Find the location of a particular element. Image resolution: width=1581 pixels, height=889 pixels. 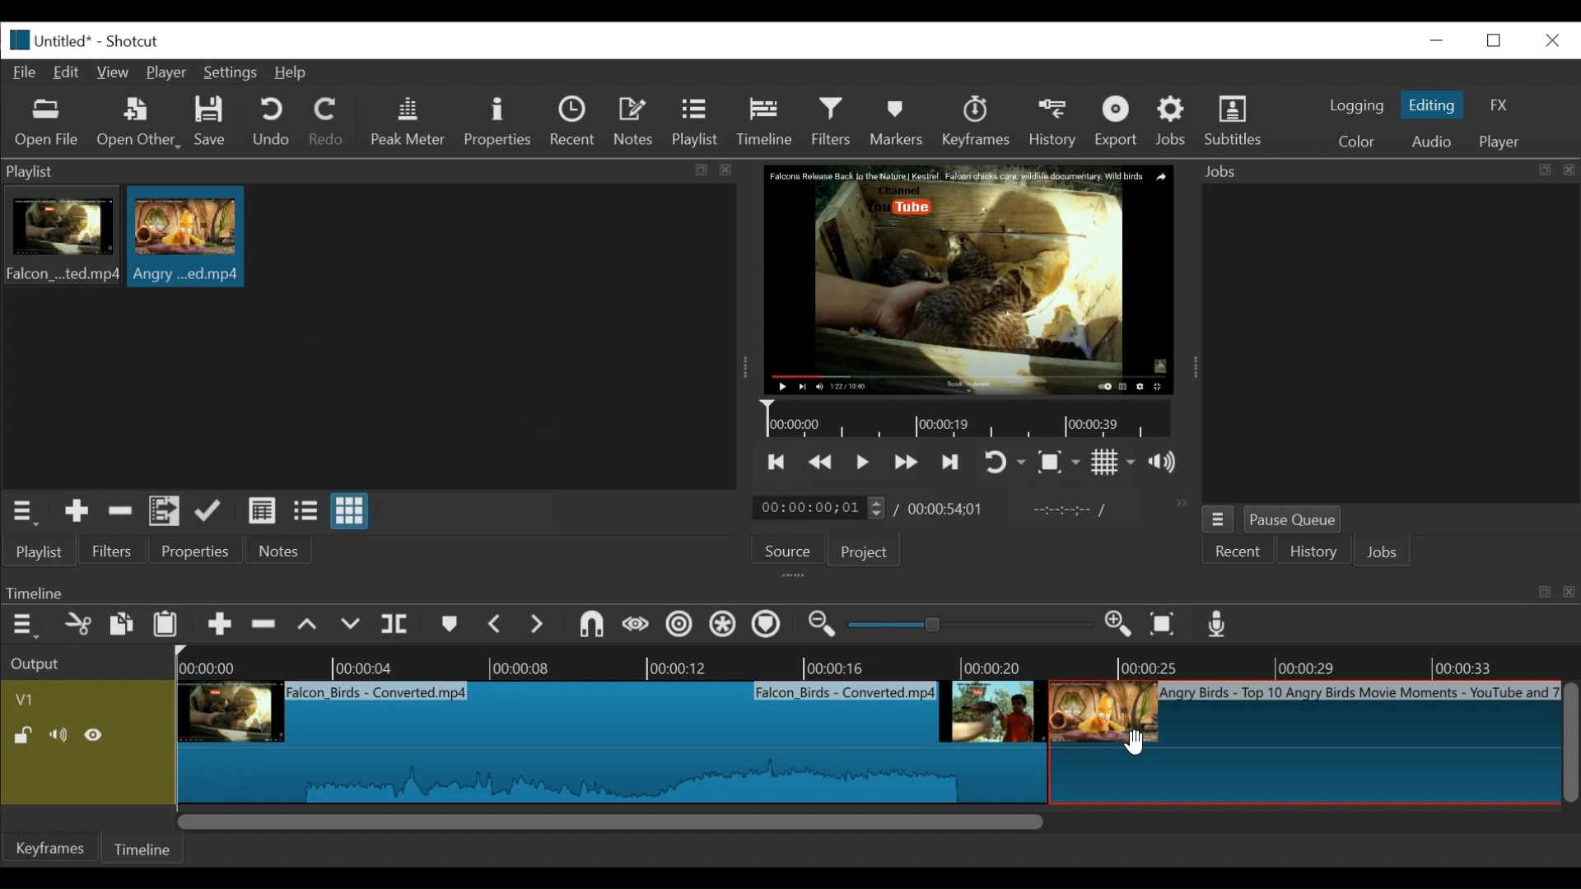

Save is located at coordinates (211, 123).